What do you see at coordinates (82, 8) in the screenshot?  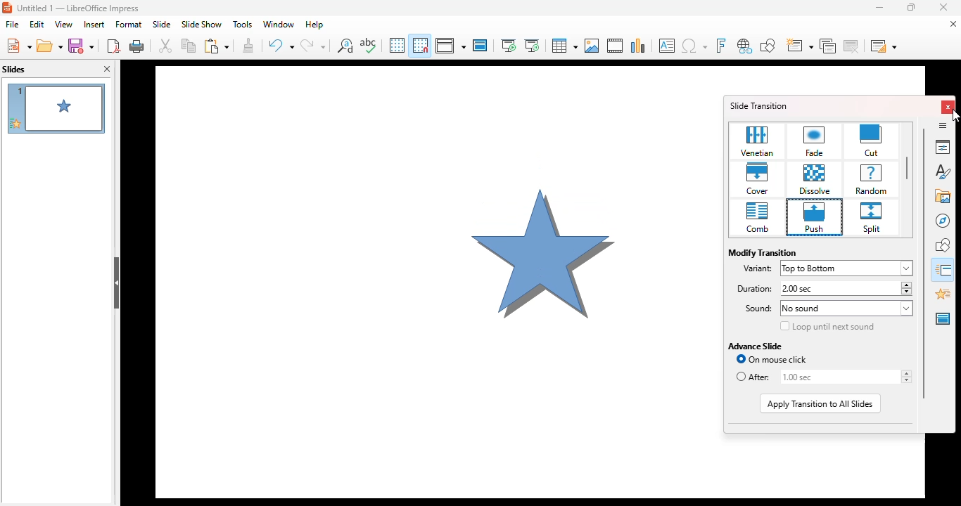 I see `Untitled 1 — LibreOffice Impress` at bounding box center [82, 8].